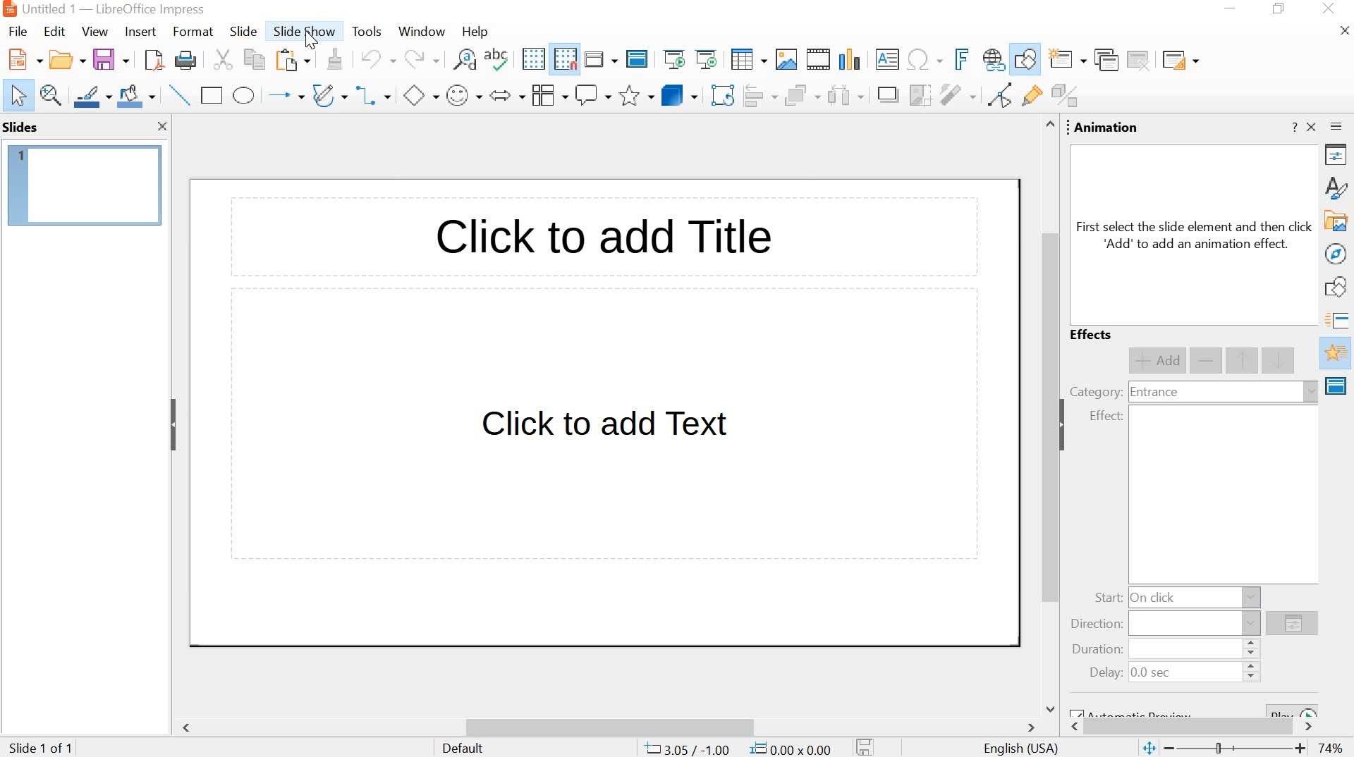 Image resolution: width=1354 pixels, height=757 pixels. Describe the element at coordinates (1093, 336) in the screenshot. I see `effects` at that location.